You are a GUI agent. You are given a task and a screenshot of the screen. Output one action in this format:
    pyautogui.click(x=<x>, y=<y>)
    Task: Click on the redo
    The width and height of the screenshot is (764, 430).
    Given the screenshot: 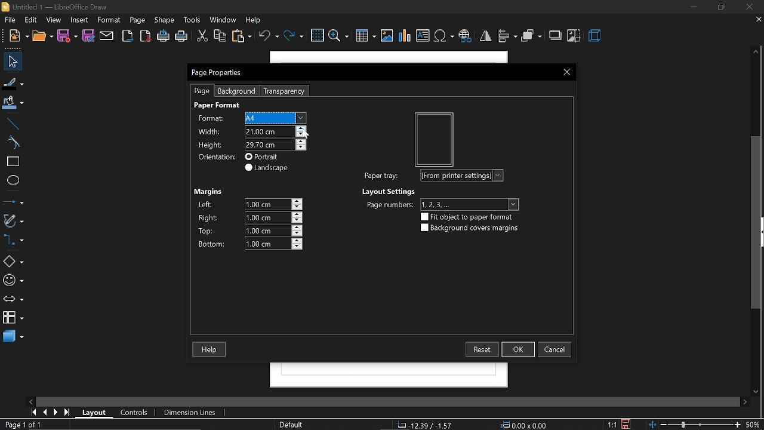 What is the action you would take?
    pyautogui.click(x=295, y=37)
    